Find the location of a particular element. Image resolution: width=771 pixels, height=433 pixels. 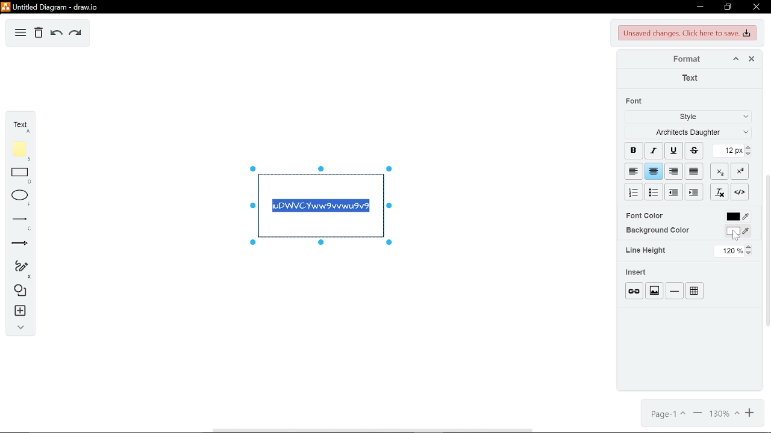

format is located at coordinates (682, 59).